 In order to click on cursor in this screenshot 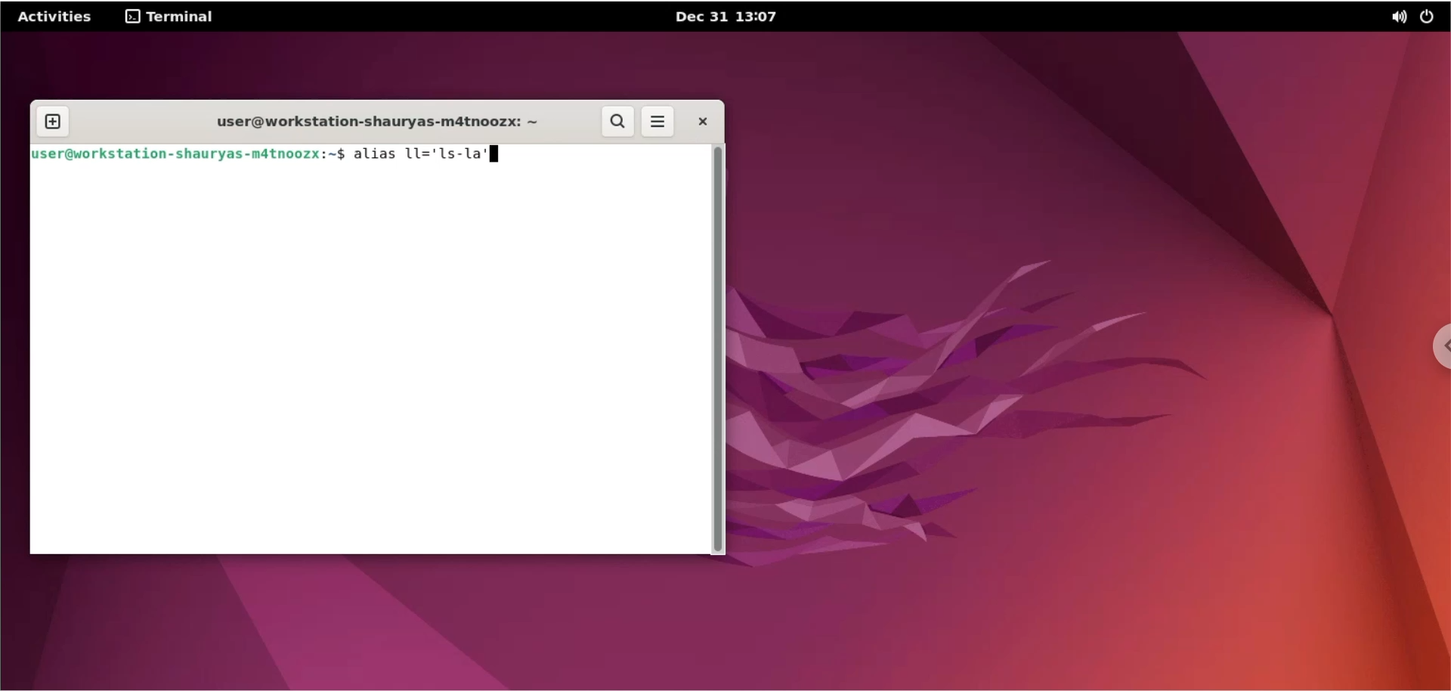, I will do `click(498, 155)`.